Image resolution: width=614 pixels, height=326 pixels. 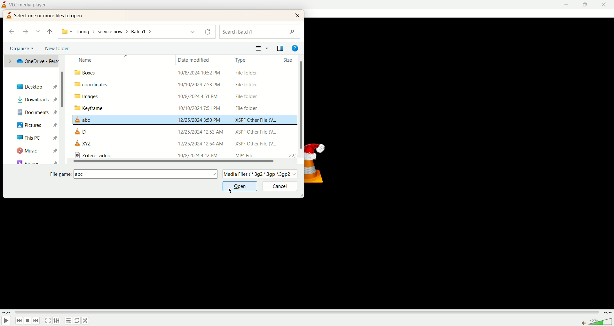 What do you see at coordinates (192, 32) in the screenshot?
I see `previous locations` at bounding box center [192, 32].